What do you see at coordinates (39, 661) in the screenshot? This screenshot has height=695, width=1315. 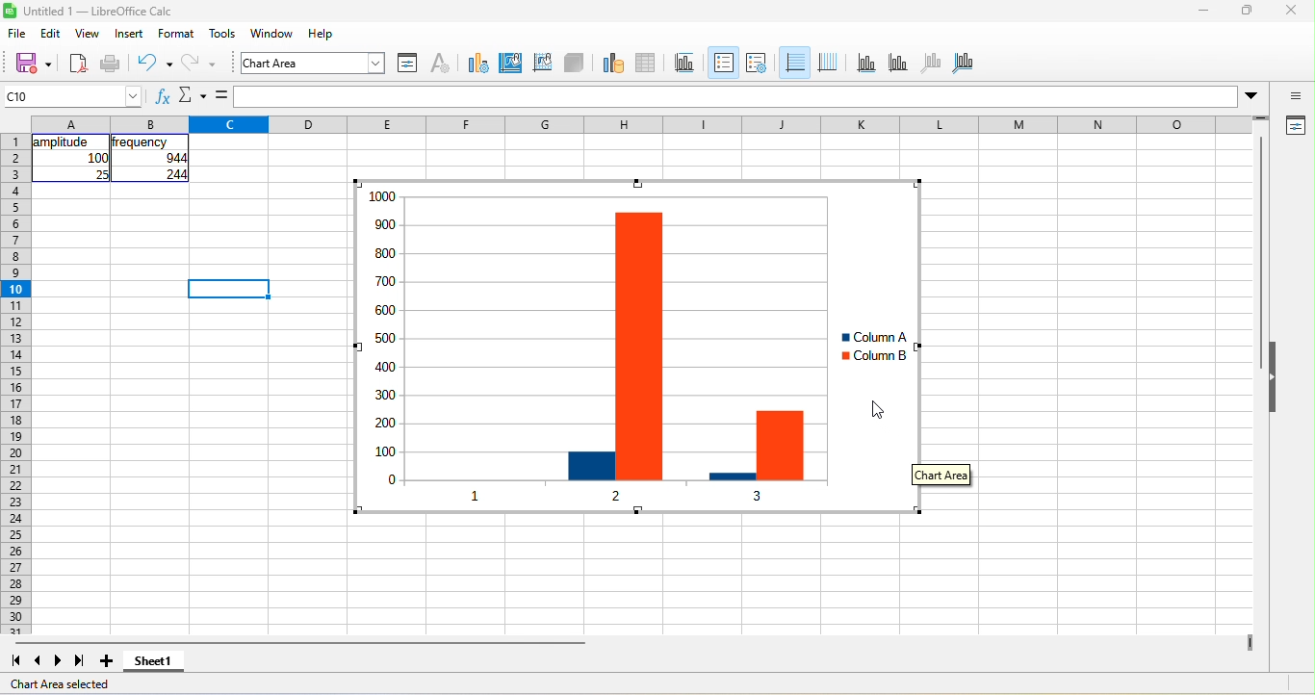 I see `previous sheet` at bounding box center [39, 661].